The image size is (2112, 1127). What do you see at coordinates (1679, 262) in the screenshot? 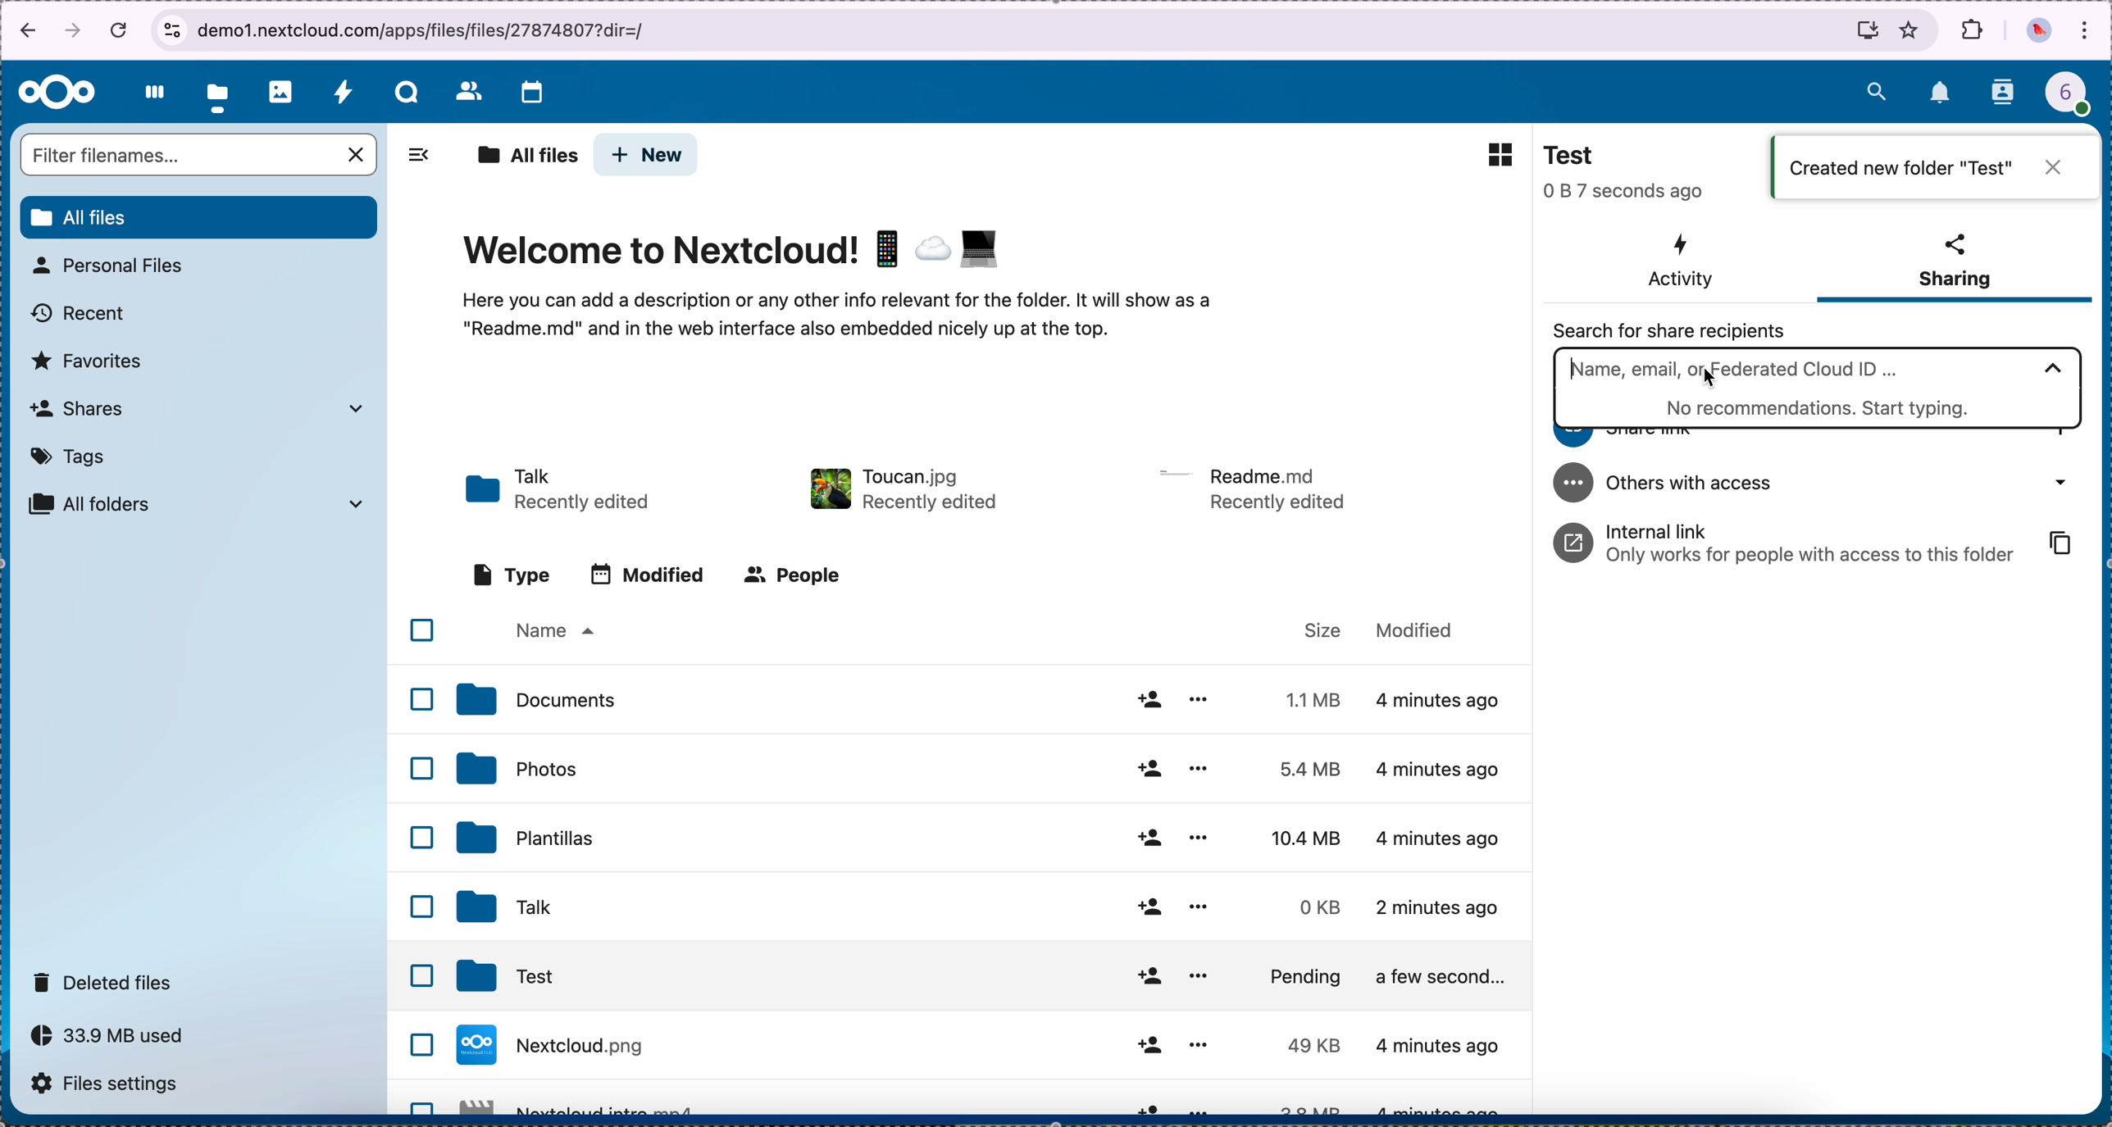
I see `activity` at bounding box center [1679, 262].